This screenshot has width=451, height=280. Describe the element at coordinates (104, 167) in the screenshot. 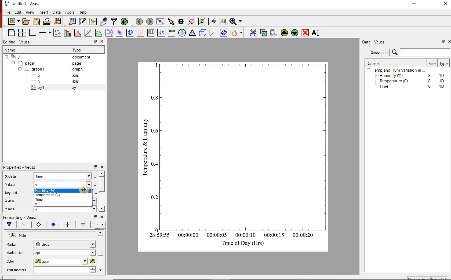

I see `close` at that location.